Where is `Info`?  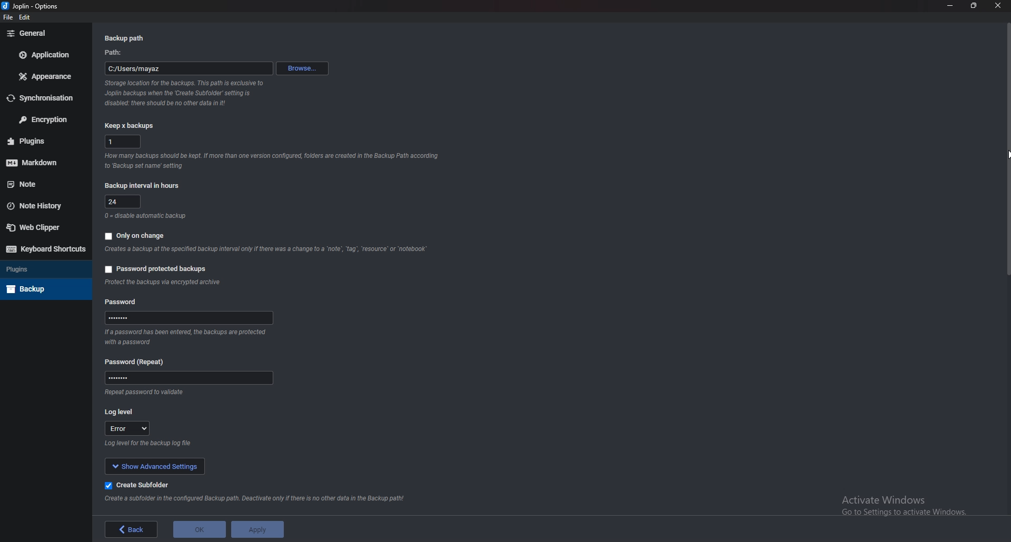 Info is located at coordinates (164, 283).